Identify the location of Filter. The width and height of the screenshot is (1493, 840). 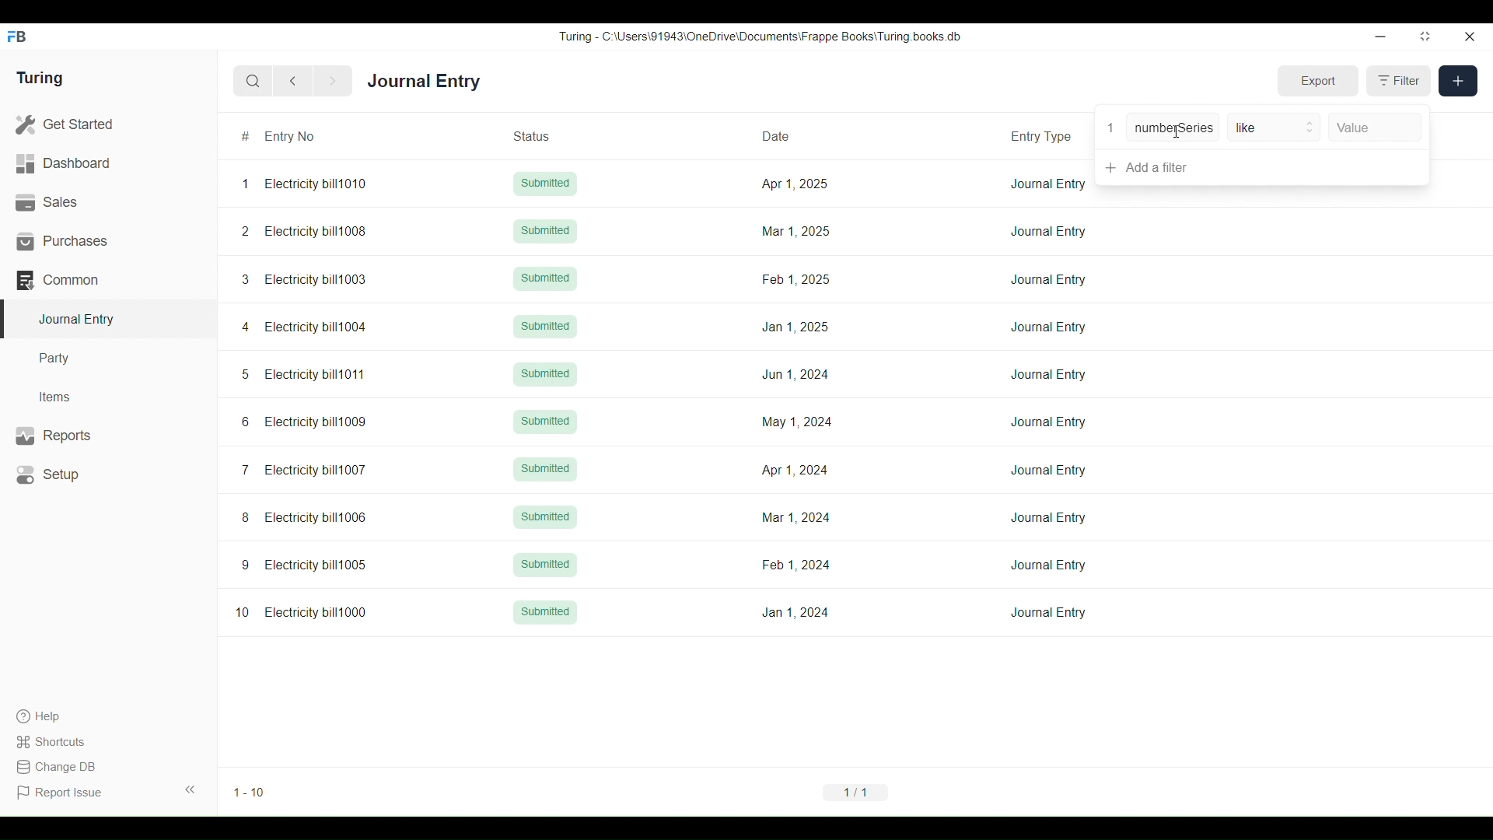
(1399, 81).